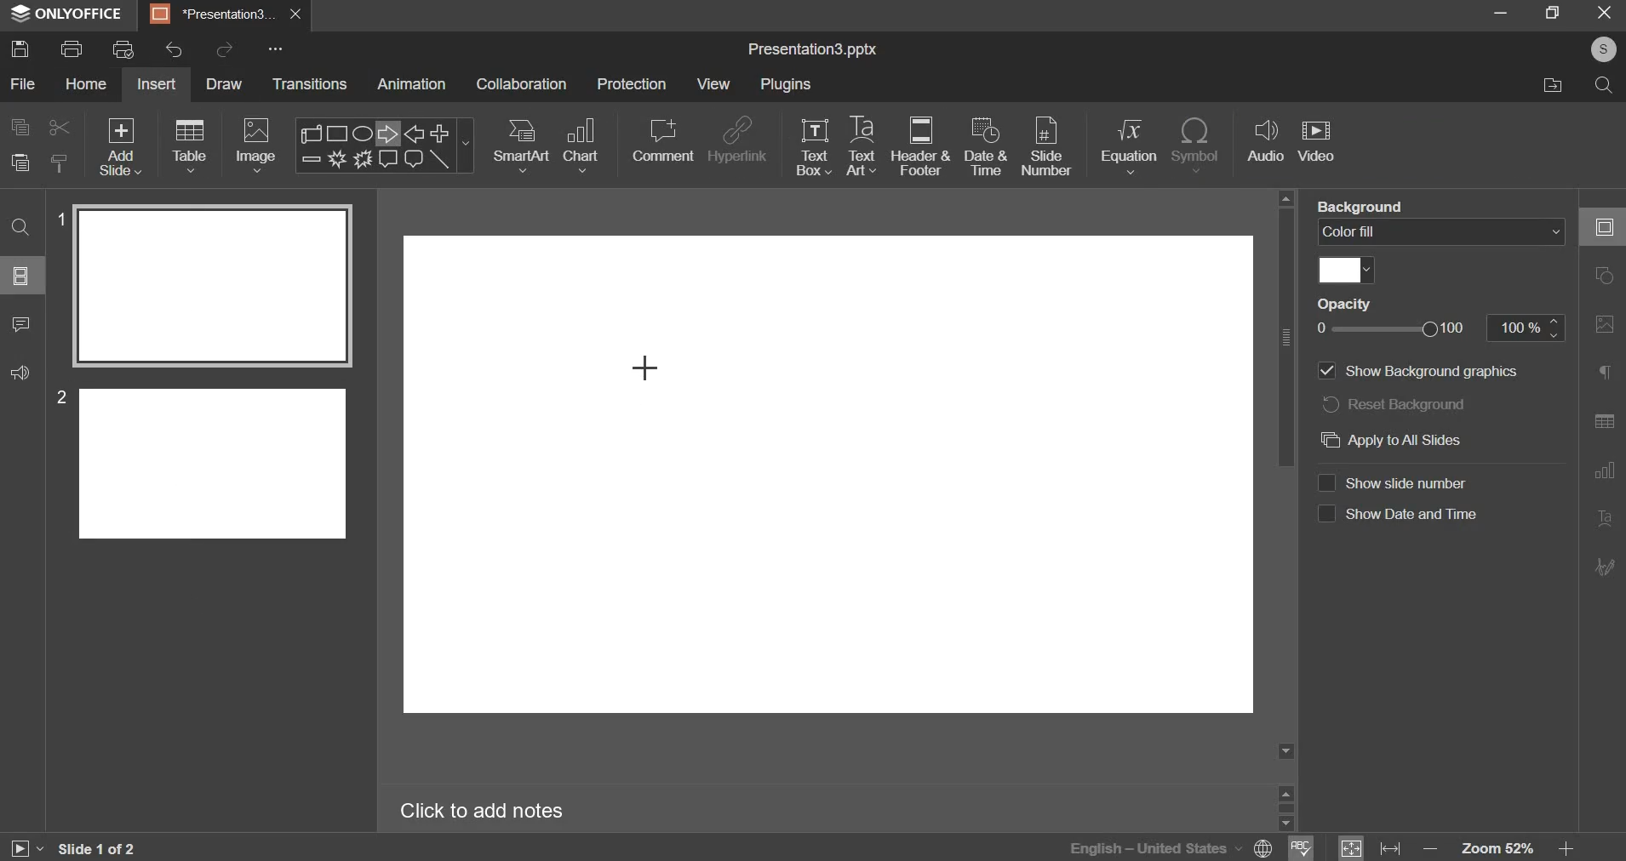 The width and height of the screenshot is (1626, 861). What do you see at coordinates (1605, 565) in the screenshot?
I see `Signature settings` at bounding box center [1605, 565].